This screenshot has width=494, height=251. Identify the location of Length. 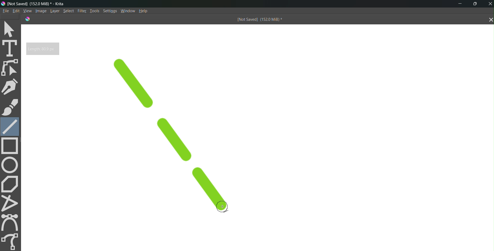
(45, 49).